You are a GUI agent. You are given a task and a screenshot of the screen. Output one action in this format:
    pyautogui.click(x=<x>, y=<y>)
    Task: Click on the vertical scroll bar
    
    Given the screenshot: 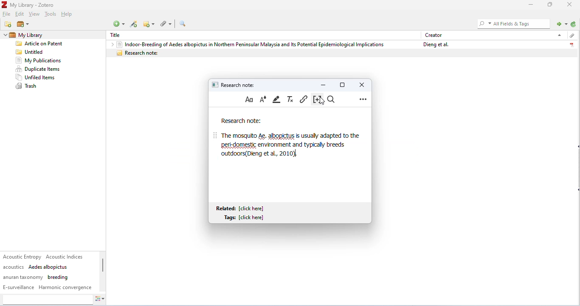 What is the action you would take?
    pyautogui.click(x=103, y=270)
    